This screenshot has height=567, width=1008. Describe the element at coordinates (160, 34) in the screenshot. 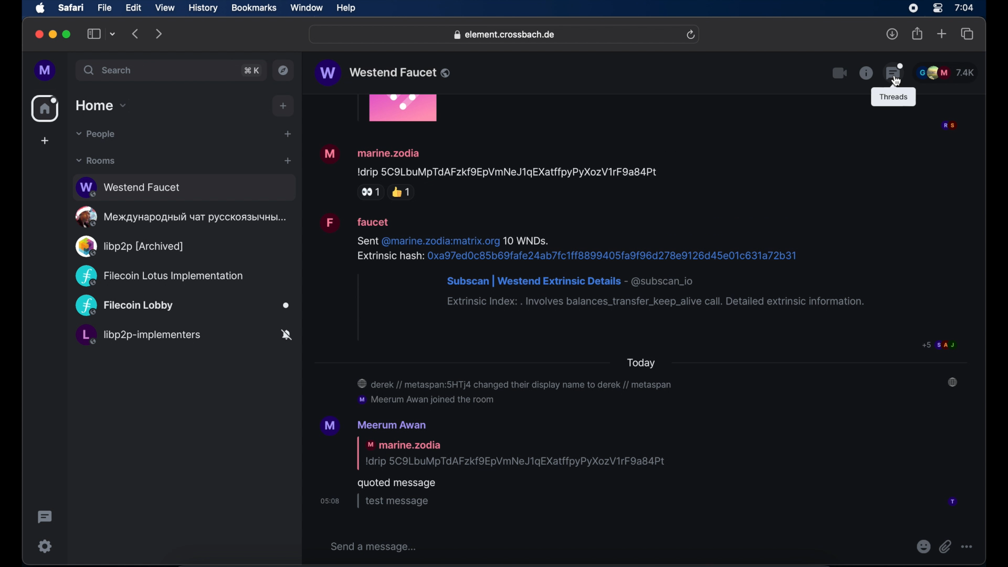

I see `forward` at that location.